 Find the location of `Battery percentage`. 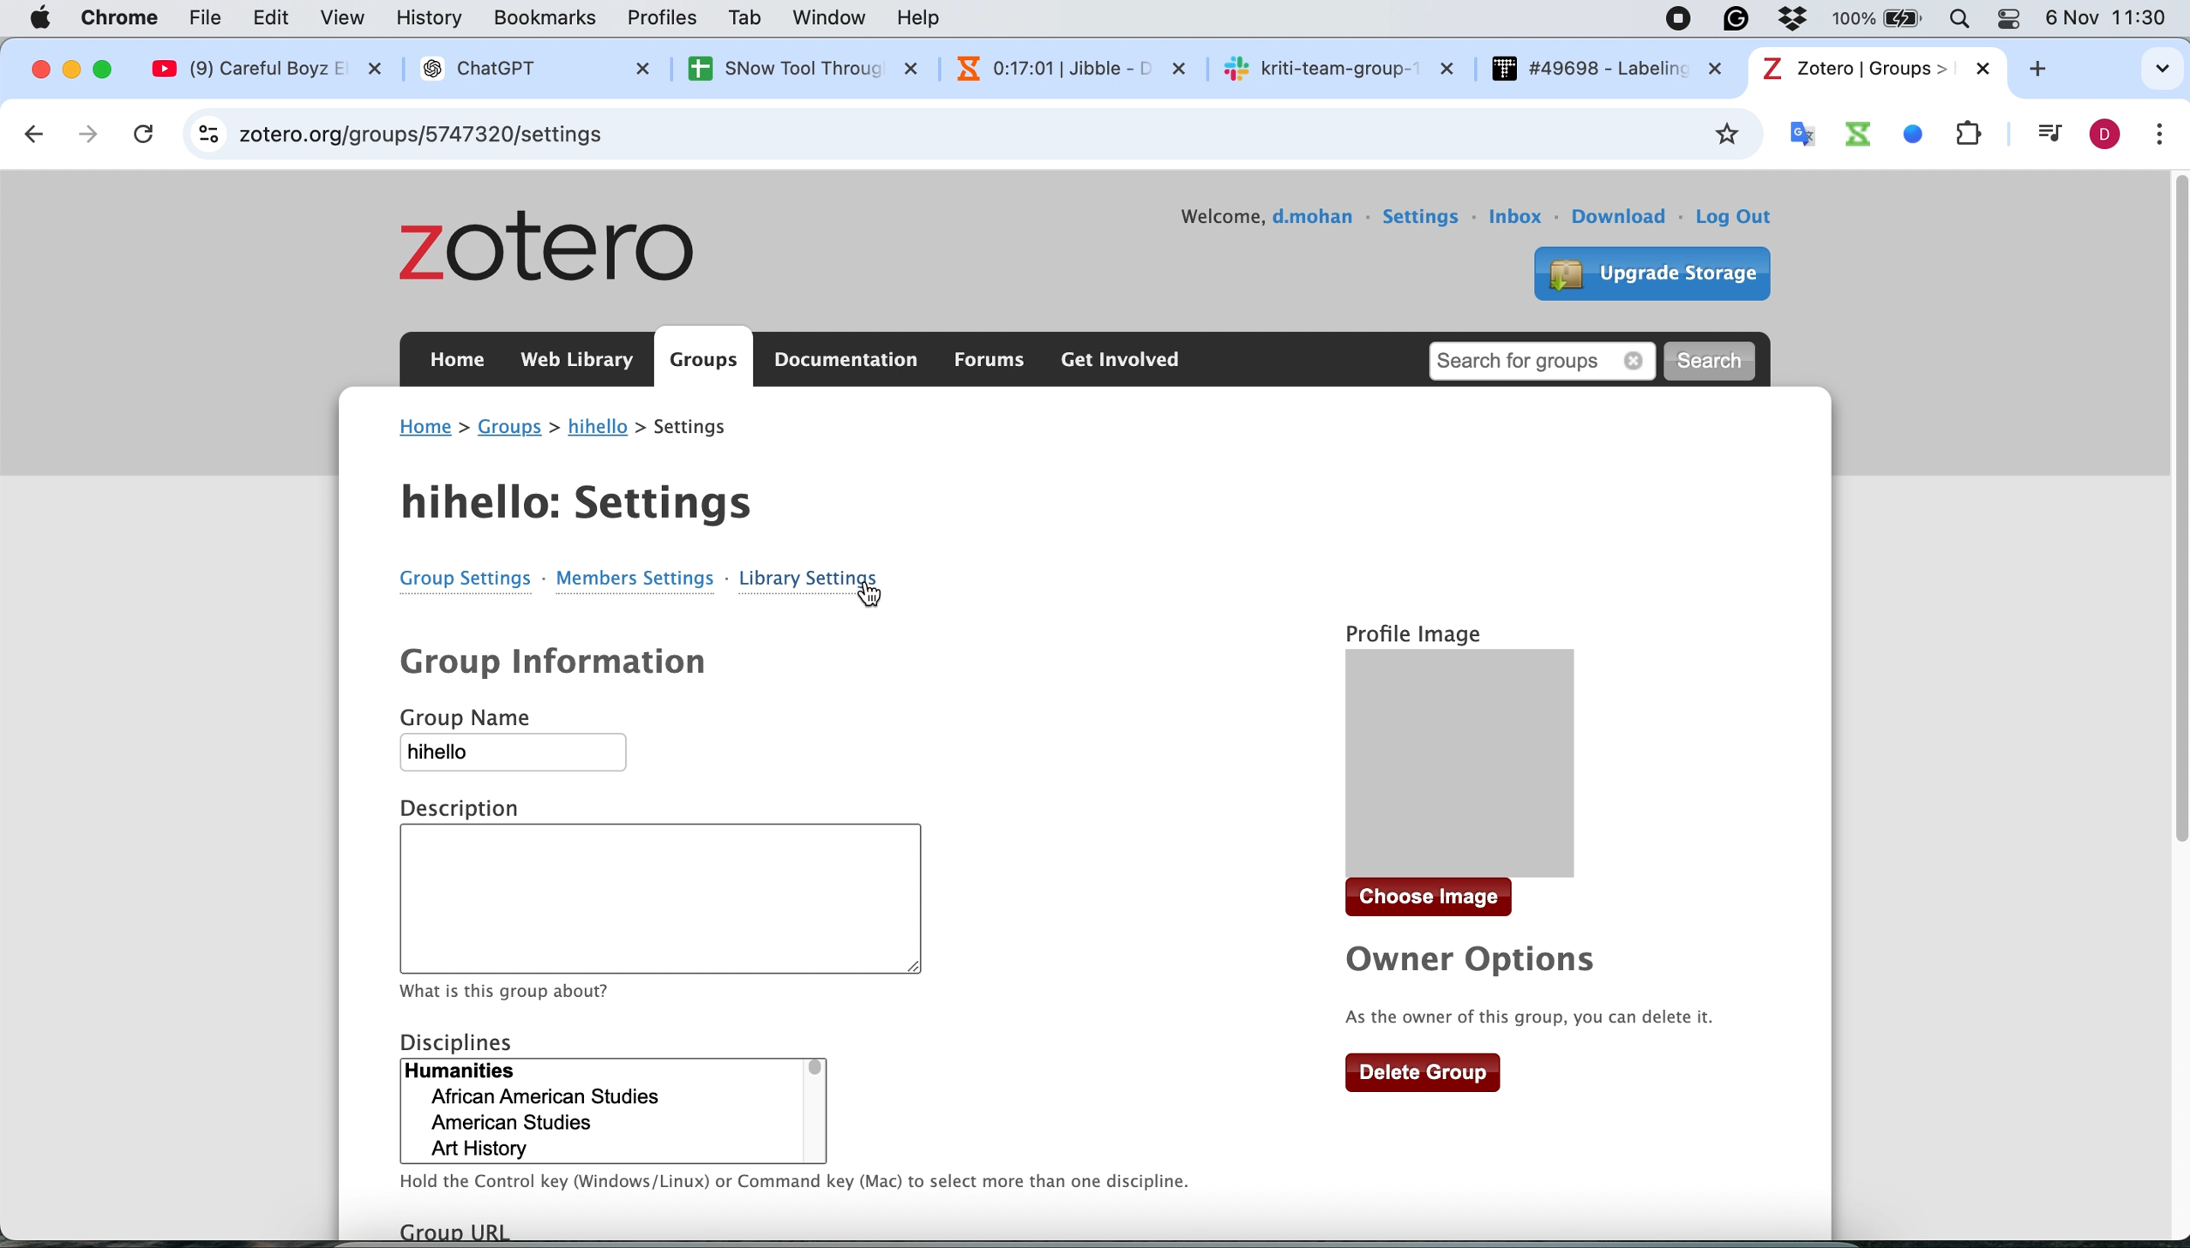

Battery percentage is located at coordinates (1880, 19).